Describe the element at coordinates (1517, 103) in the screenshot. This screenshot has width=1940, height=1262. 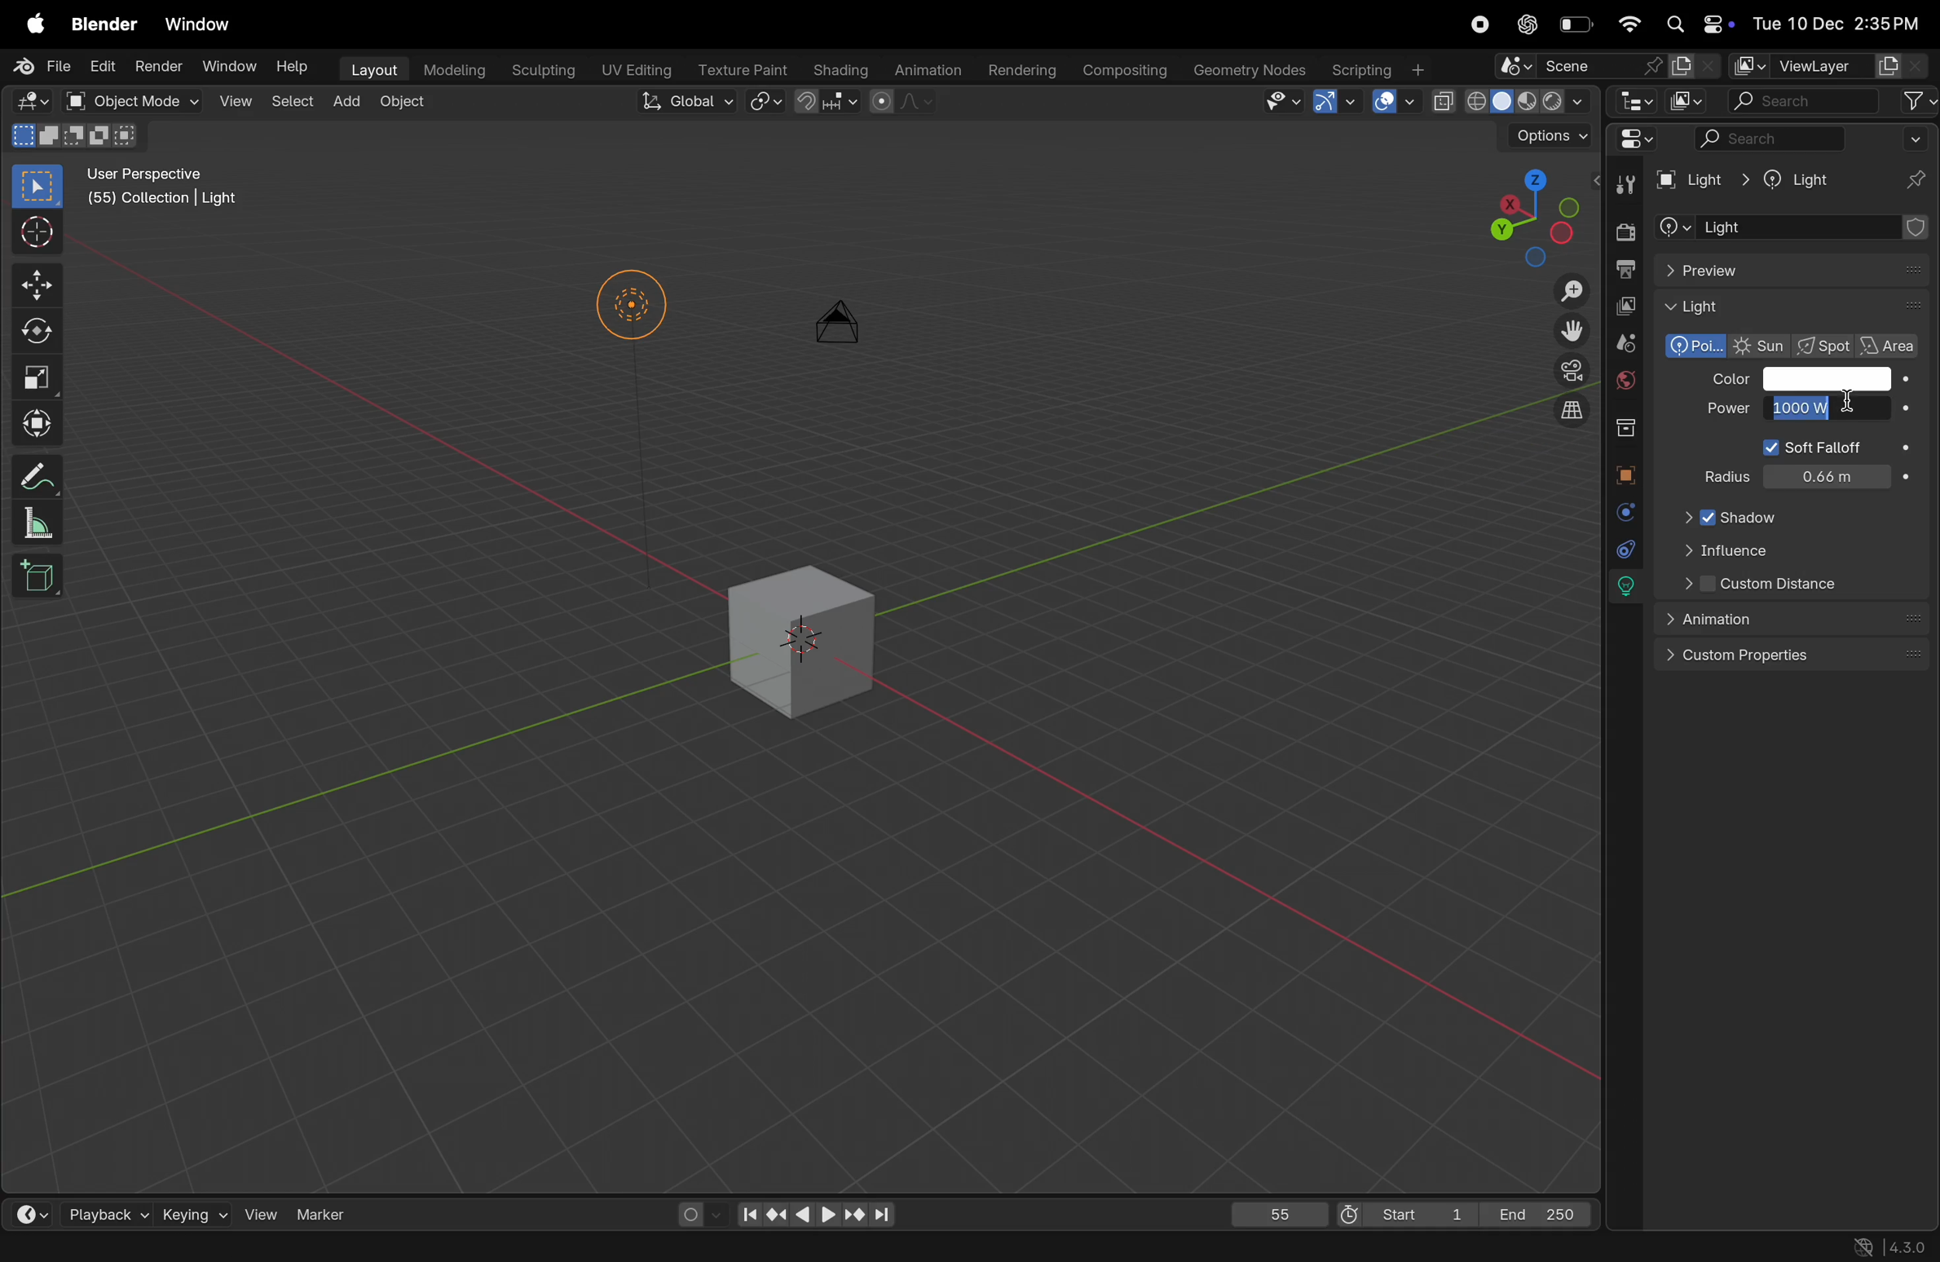
I see `view port shading` at that location.